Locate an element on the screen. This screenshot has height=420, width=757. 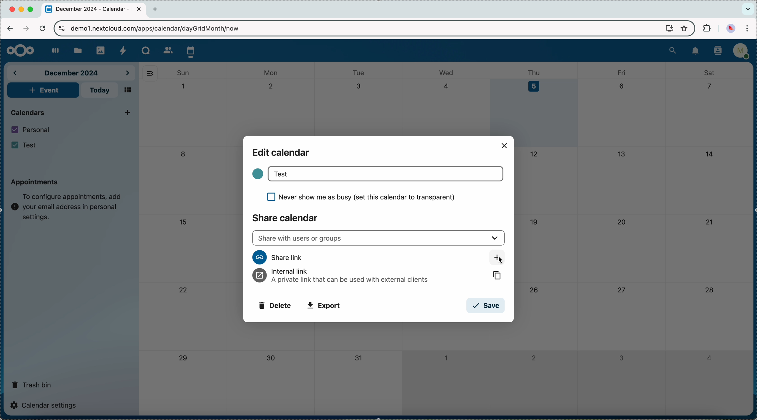
note is located at coordinates (67, 205).